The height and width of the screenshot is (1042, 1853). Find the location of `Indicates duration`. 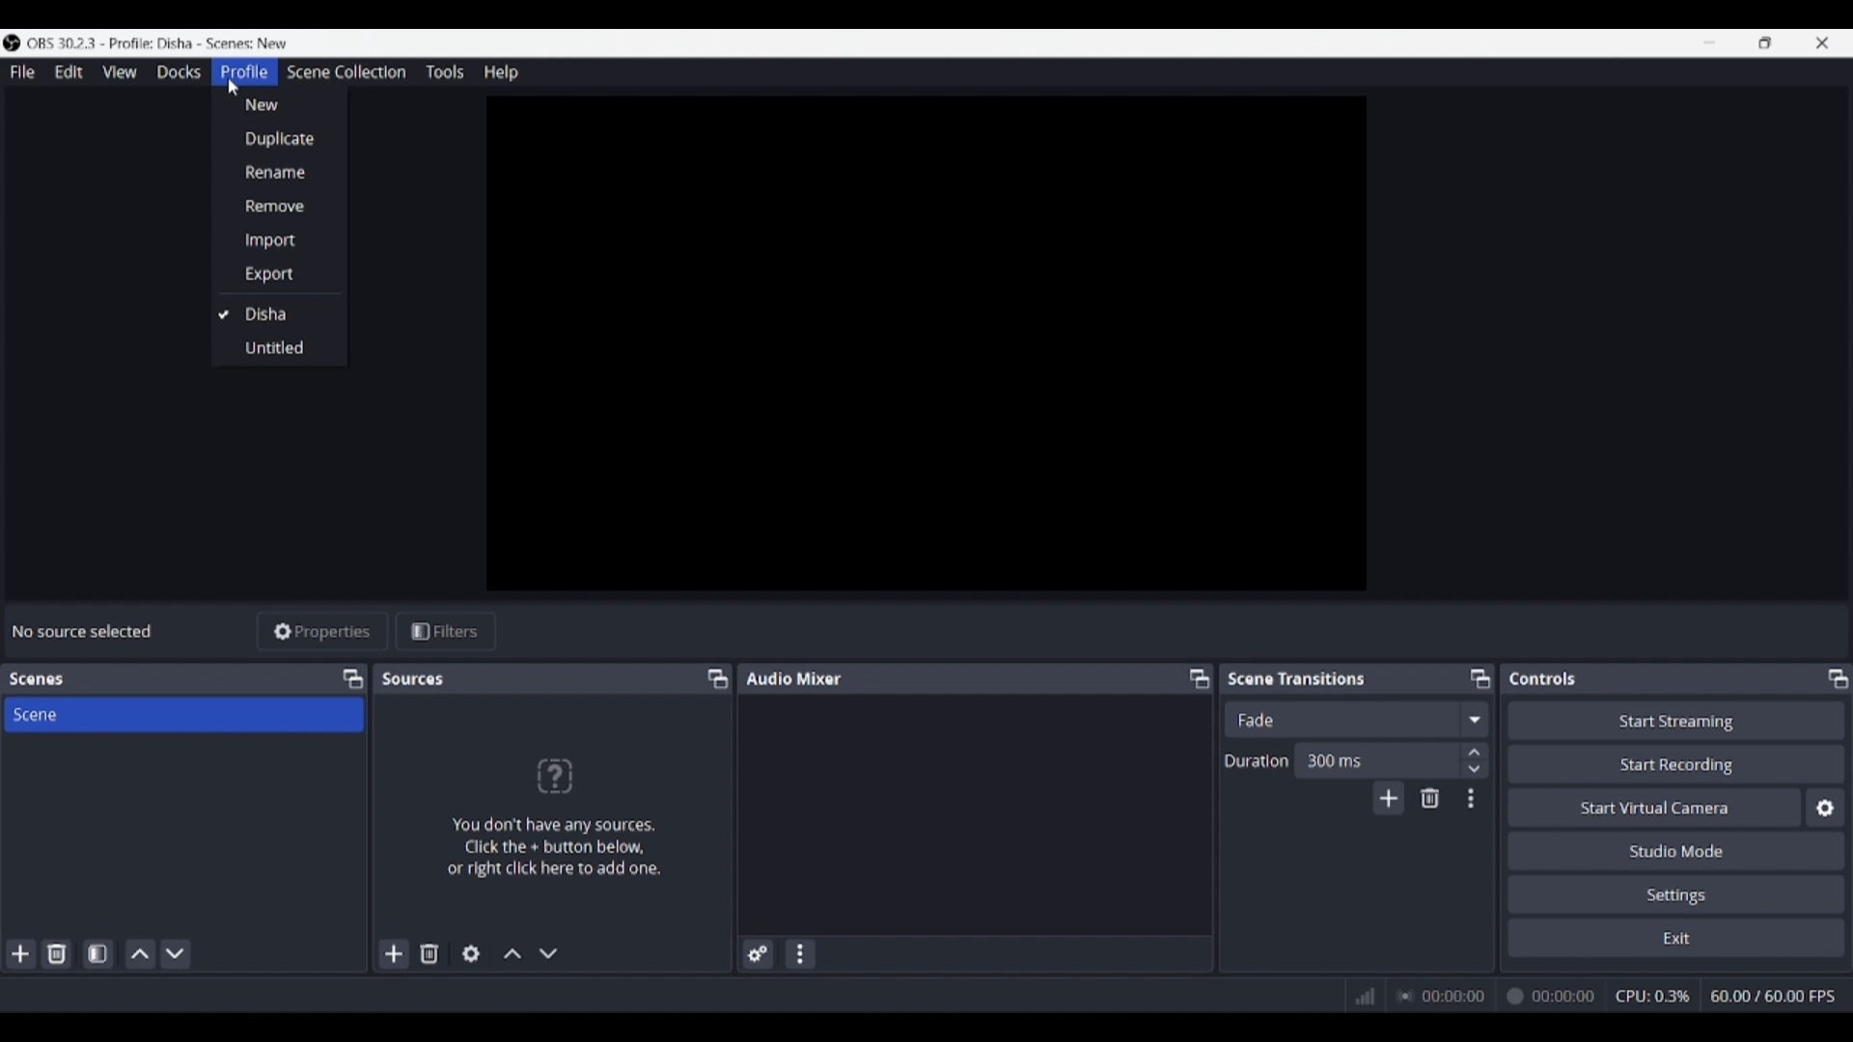

Indicates duration is located at coordinates (1257, 760).